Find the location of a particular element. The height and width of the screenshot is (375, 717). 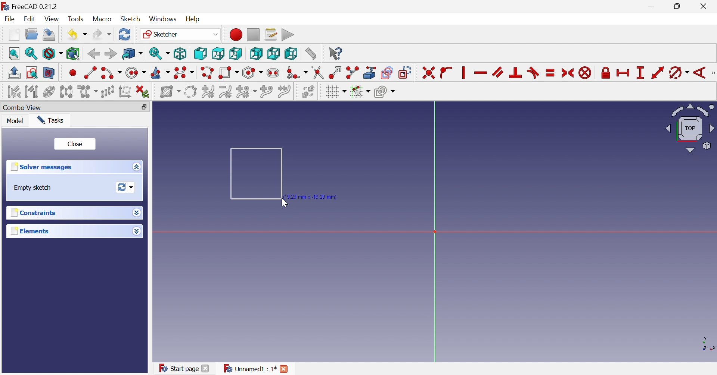

What's this? is located at coordinates (335, 53).